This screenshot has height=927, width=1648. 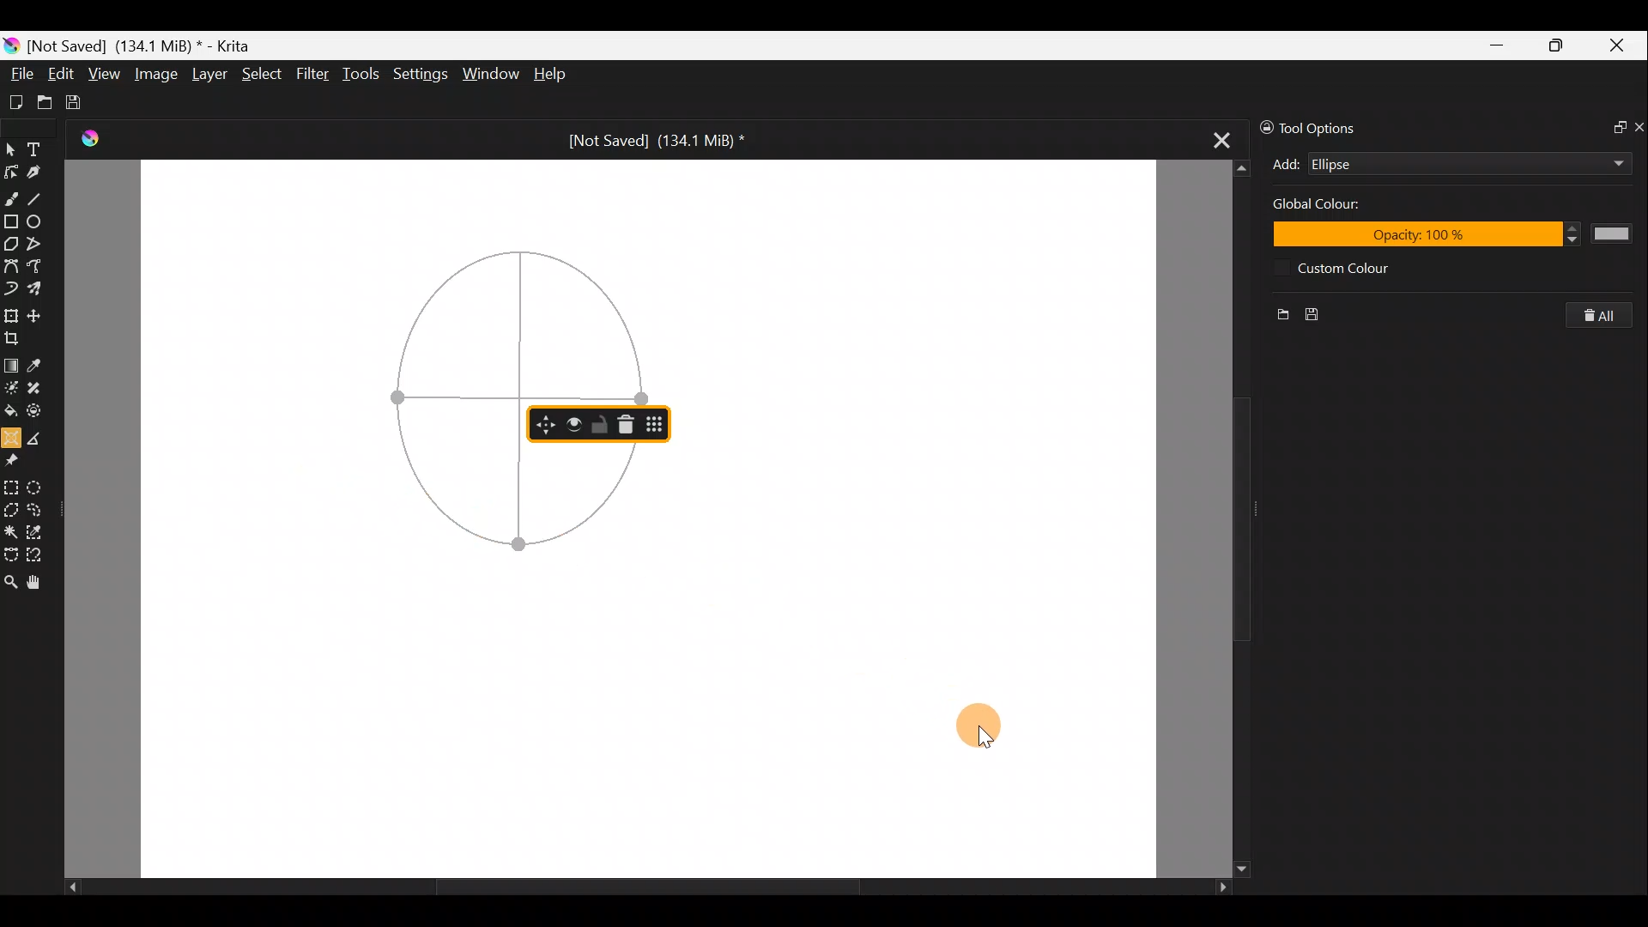 I want to click on Freehand brush tool, so click(x=12, y=197).